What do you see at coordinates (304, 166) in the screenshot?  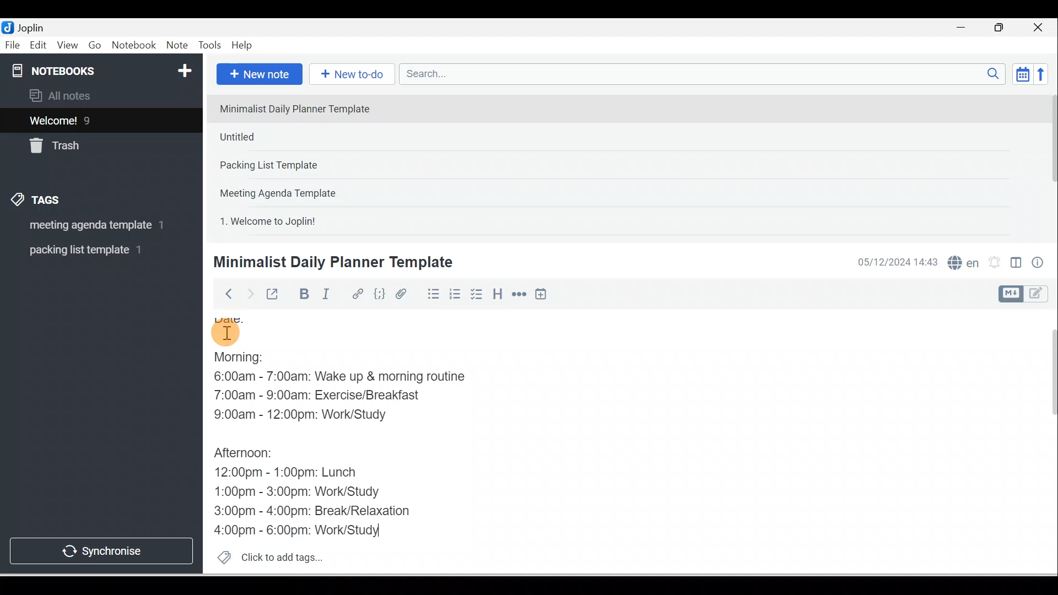 I see `Note 3` at bounding box center [304, 166].